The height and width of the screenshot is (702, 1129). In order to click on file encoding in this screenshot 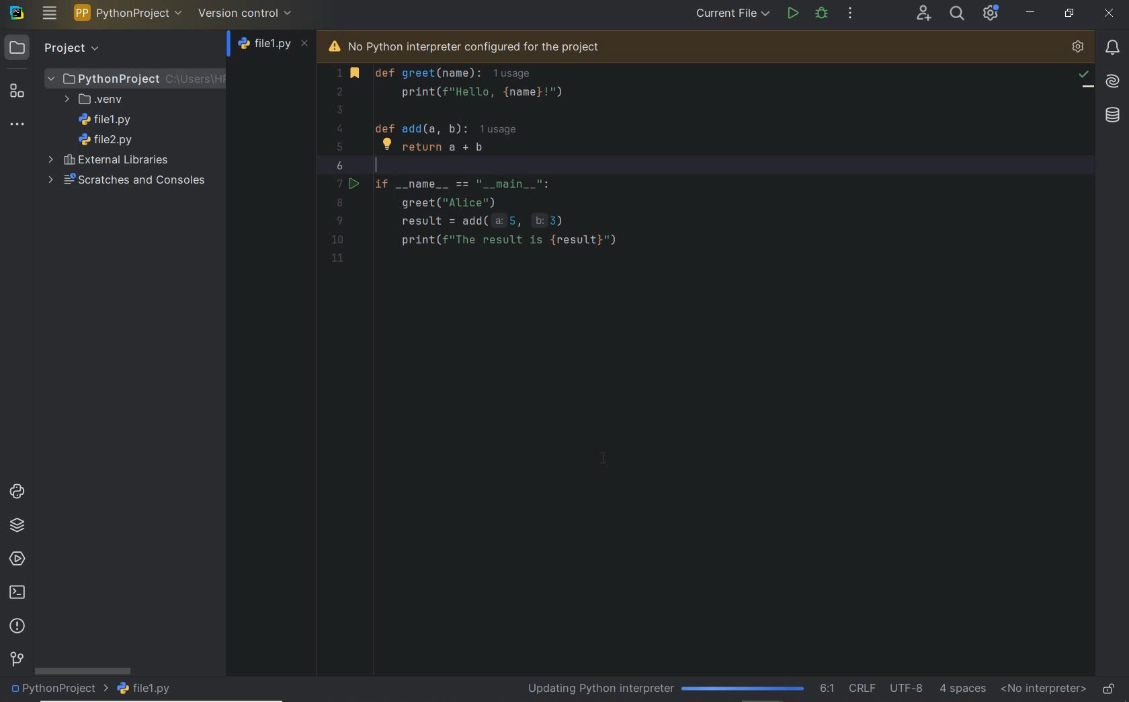, I will do `click(906, 687)`.